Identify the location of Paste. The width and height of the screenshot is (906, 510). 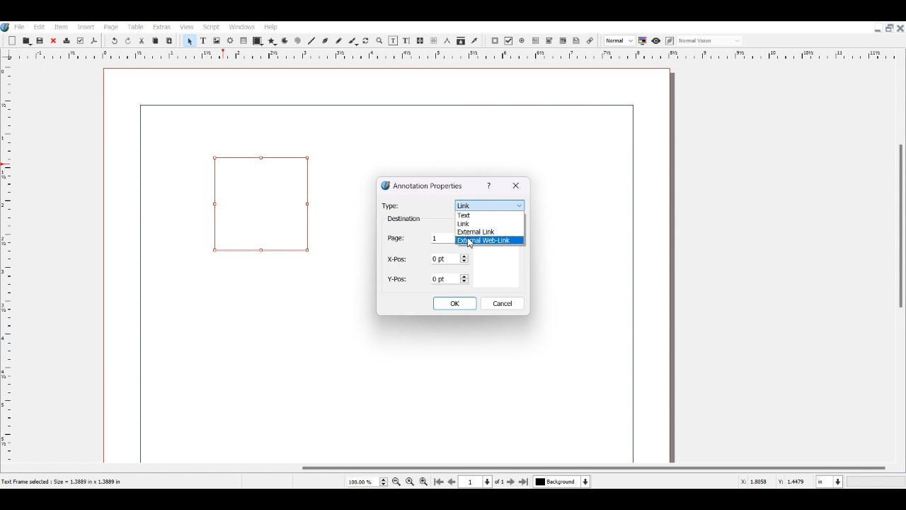
(169, 40).